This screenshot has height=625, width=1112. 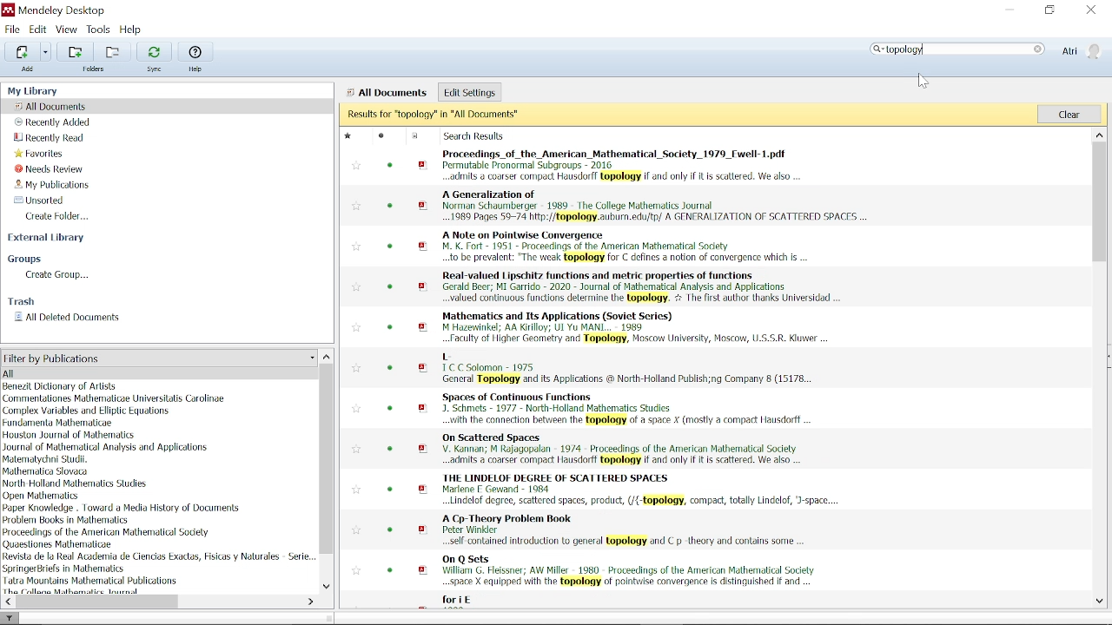 I want to click on Search result, so click(x=477, y=137).